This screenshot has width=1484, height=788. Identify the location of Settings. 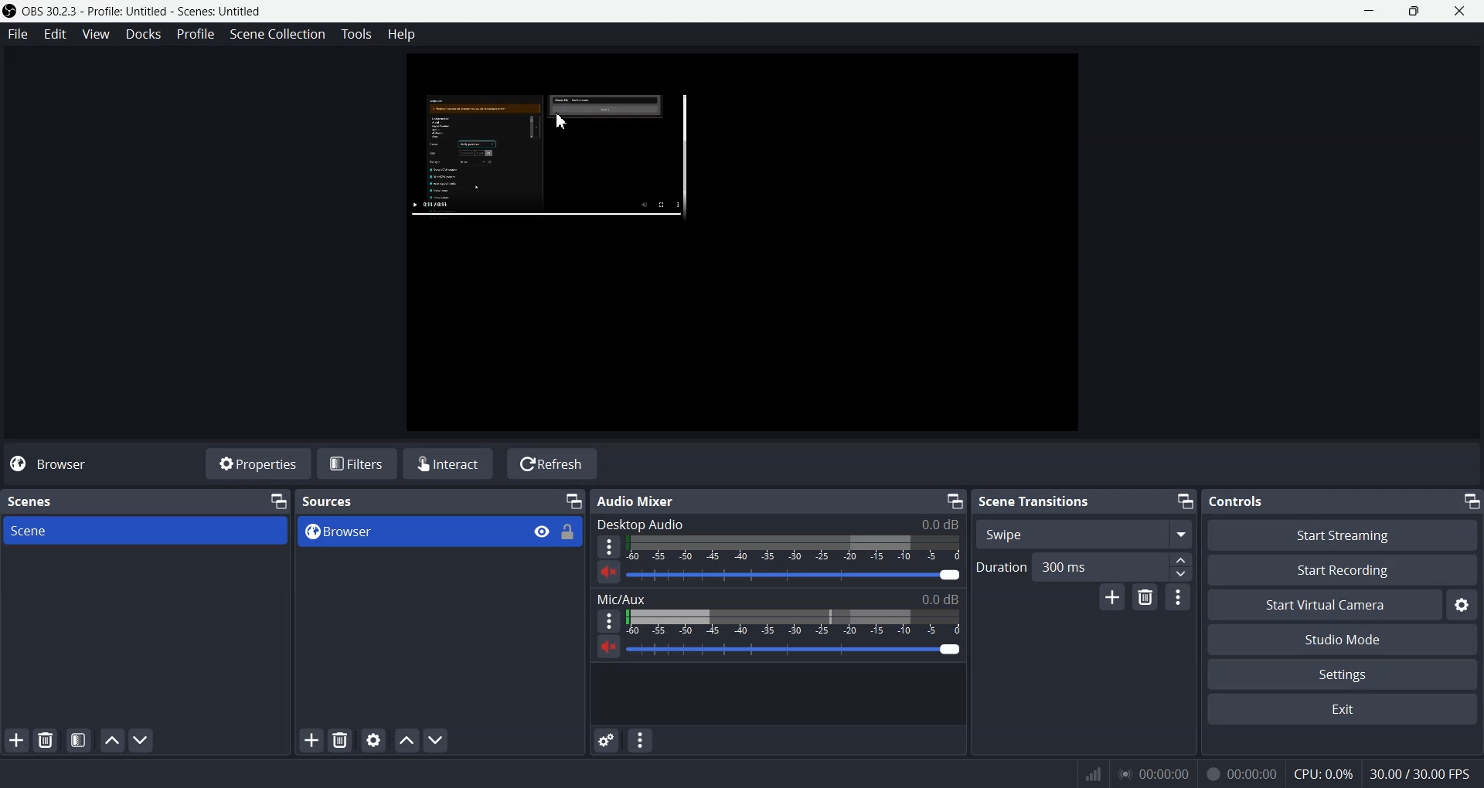
(1343, 674).